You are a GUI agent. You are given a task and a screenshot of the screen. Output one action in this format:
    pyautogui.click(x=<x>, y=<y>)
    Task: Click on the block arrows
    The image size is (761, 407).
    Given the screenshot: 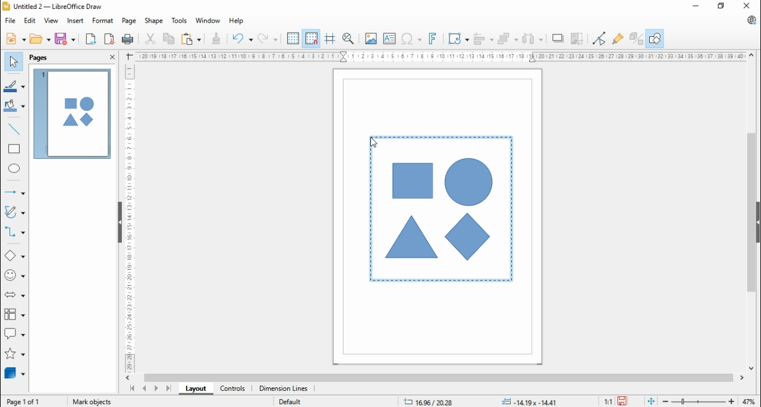 What is the action you would take?
    pyautogui.click(x=15, y=295)
    